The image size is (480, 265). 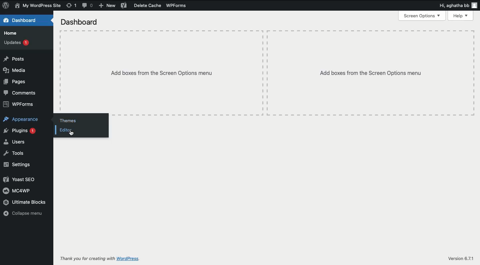 I want to click on logo, so click(x=7, y=6).